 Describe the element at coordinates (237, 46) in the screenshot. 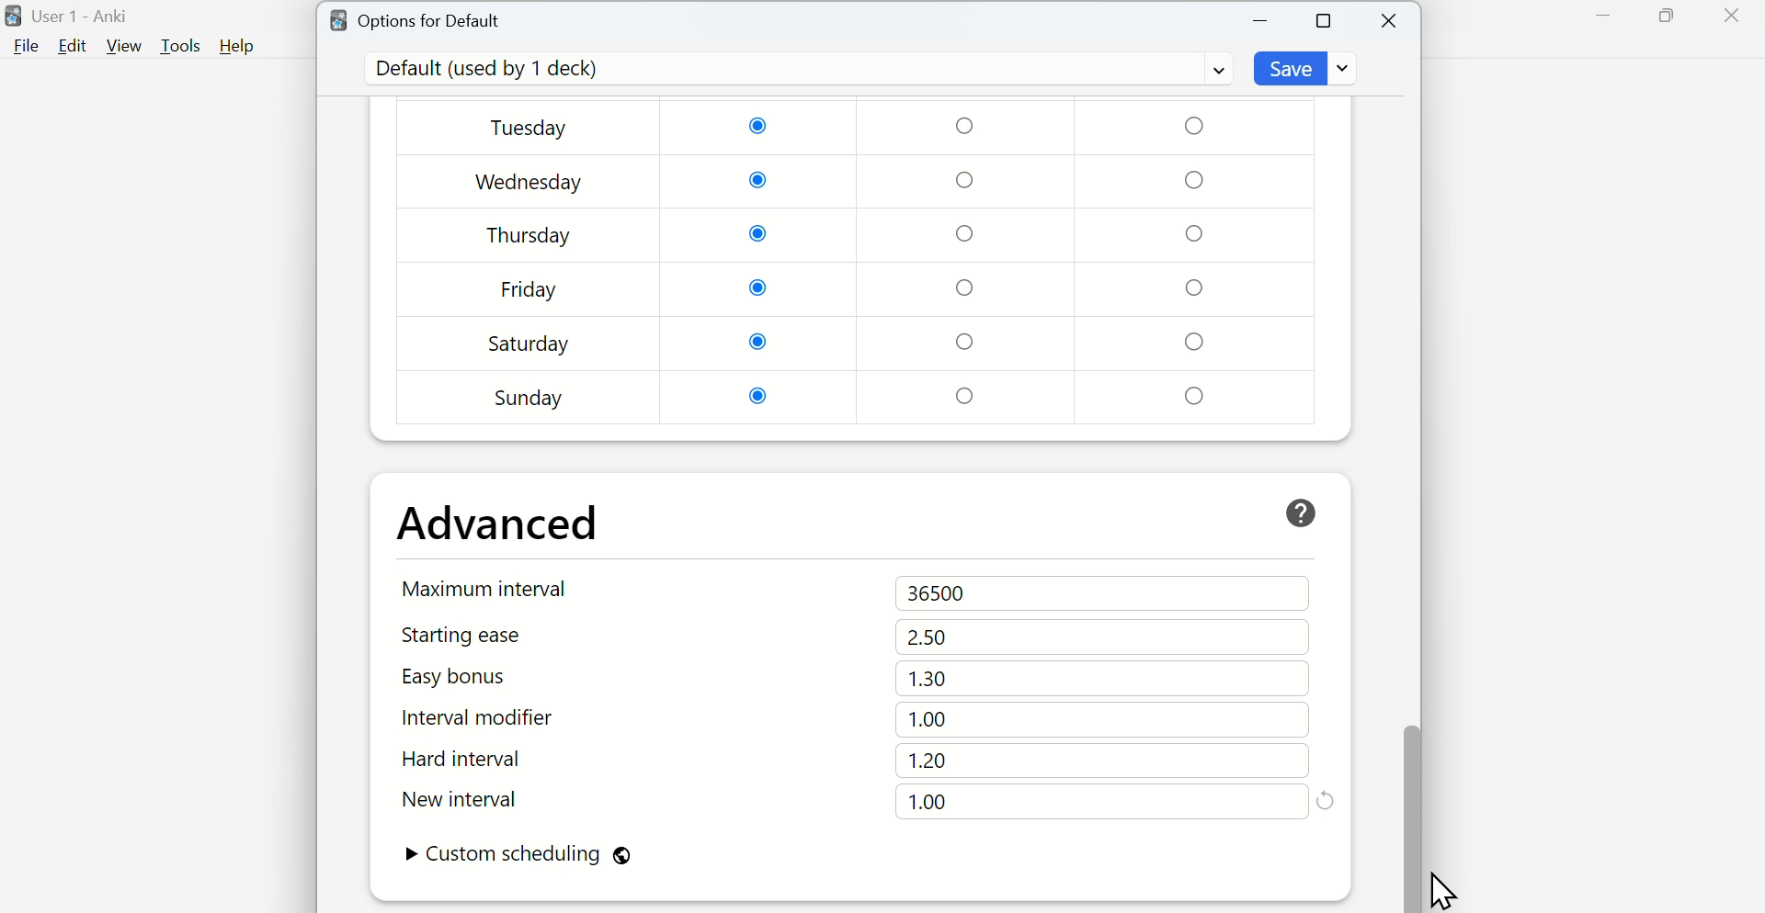

I see `Help` at that location.